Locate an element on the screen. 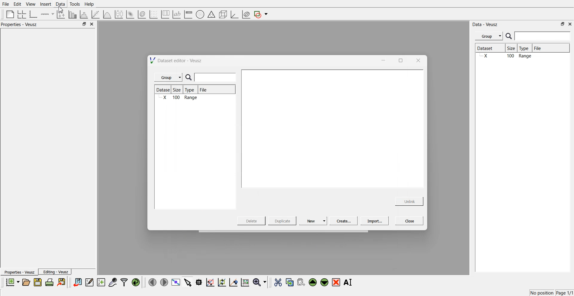 Image resolution: width=574 pixels, height=296 pixels. search icon is located at coordinates (190, 78).